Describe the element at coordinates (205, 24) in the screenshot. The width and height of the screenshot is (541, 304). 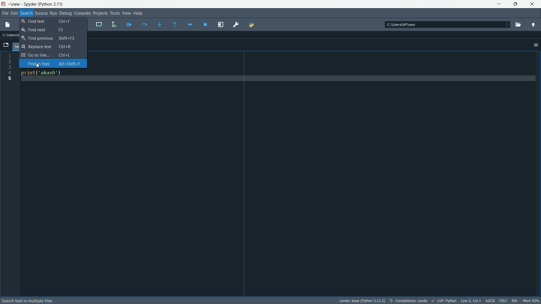
I see `stop debugging` at that location.